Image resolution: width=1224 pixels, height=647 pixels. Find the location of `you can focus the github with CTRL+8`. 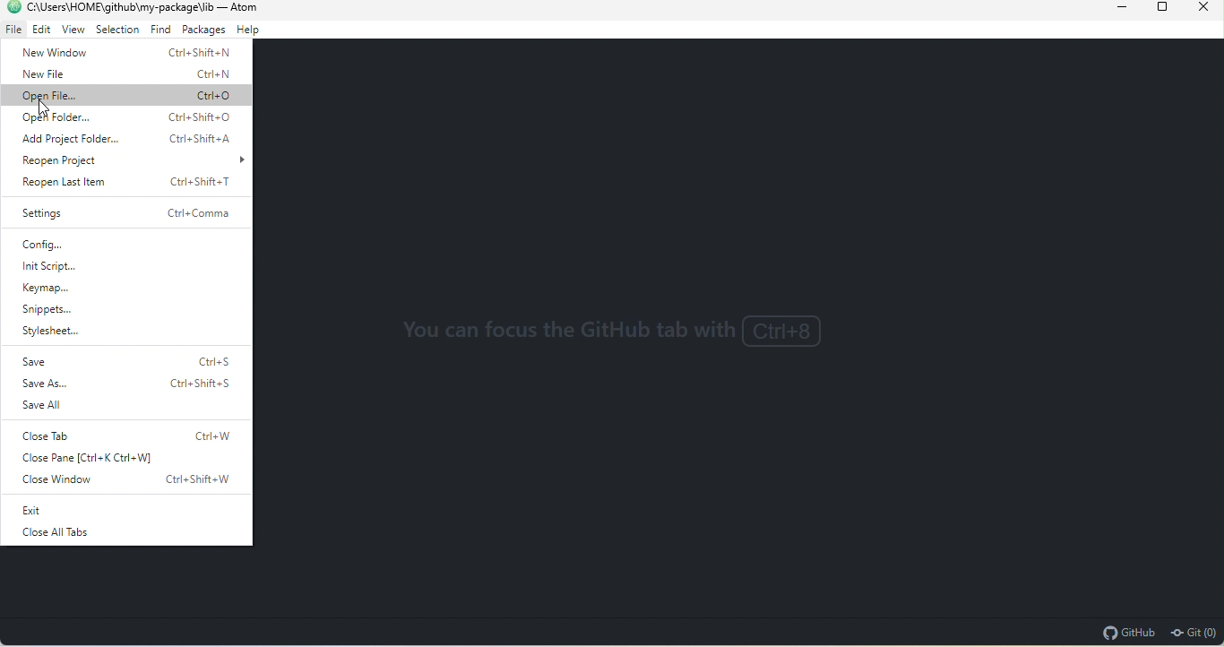

you can focus the github with CTRL+8 is located at coordinates (620, 333).